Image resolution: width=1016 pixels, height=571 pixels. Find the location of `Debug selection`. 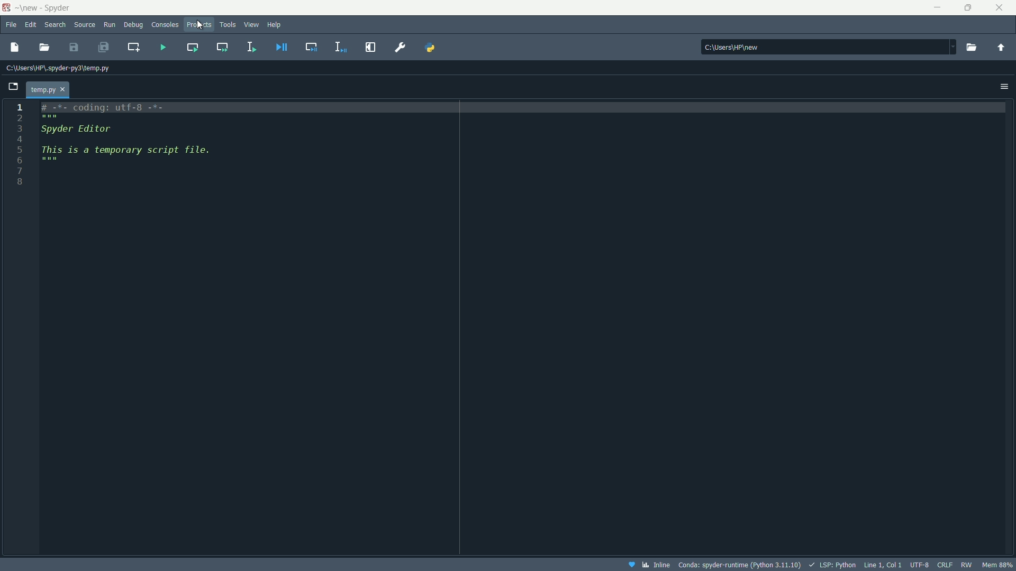

Debug selection is located at coordinates (313, 45).